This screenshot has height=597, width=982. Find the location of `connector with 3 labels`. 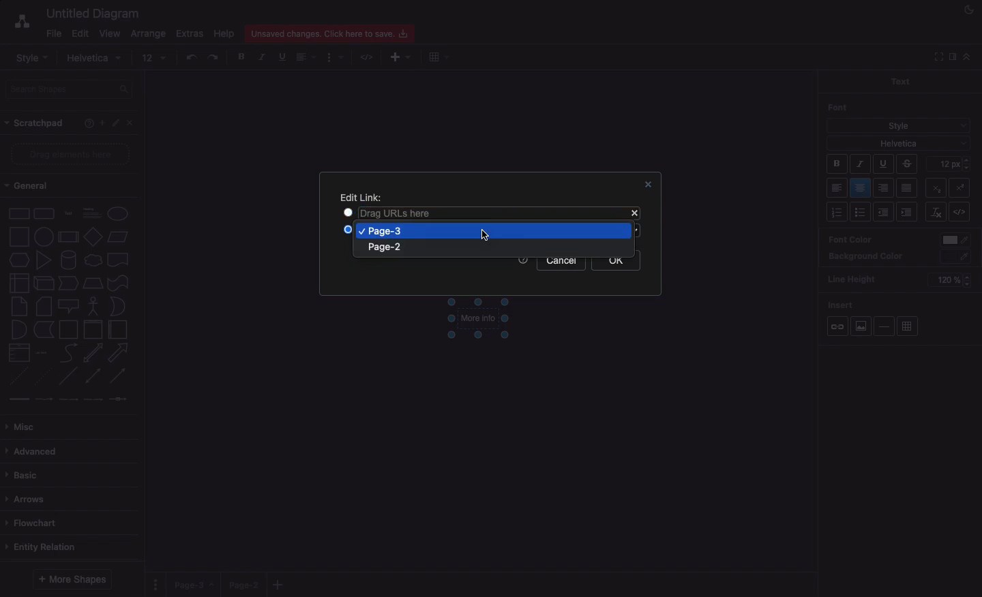

connector with 3 labels is located at coordinates (93, 399).